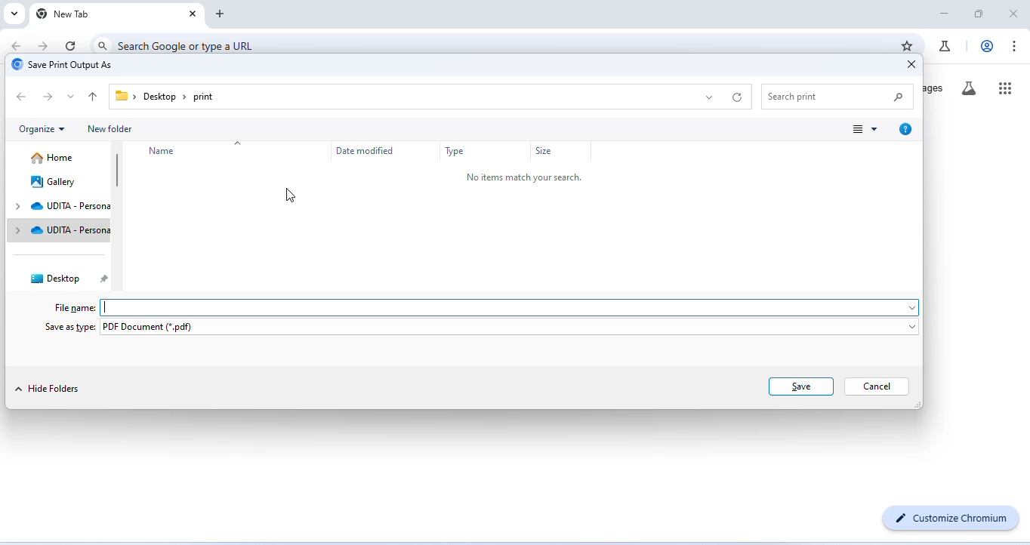 The height and width of the screenshot is (545, 1030). I want to click on hide folders, so click(48, 389).